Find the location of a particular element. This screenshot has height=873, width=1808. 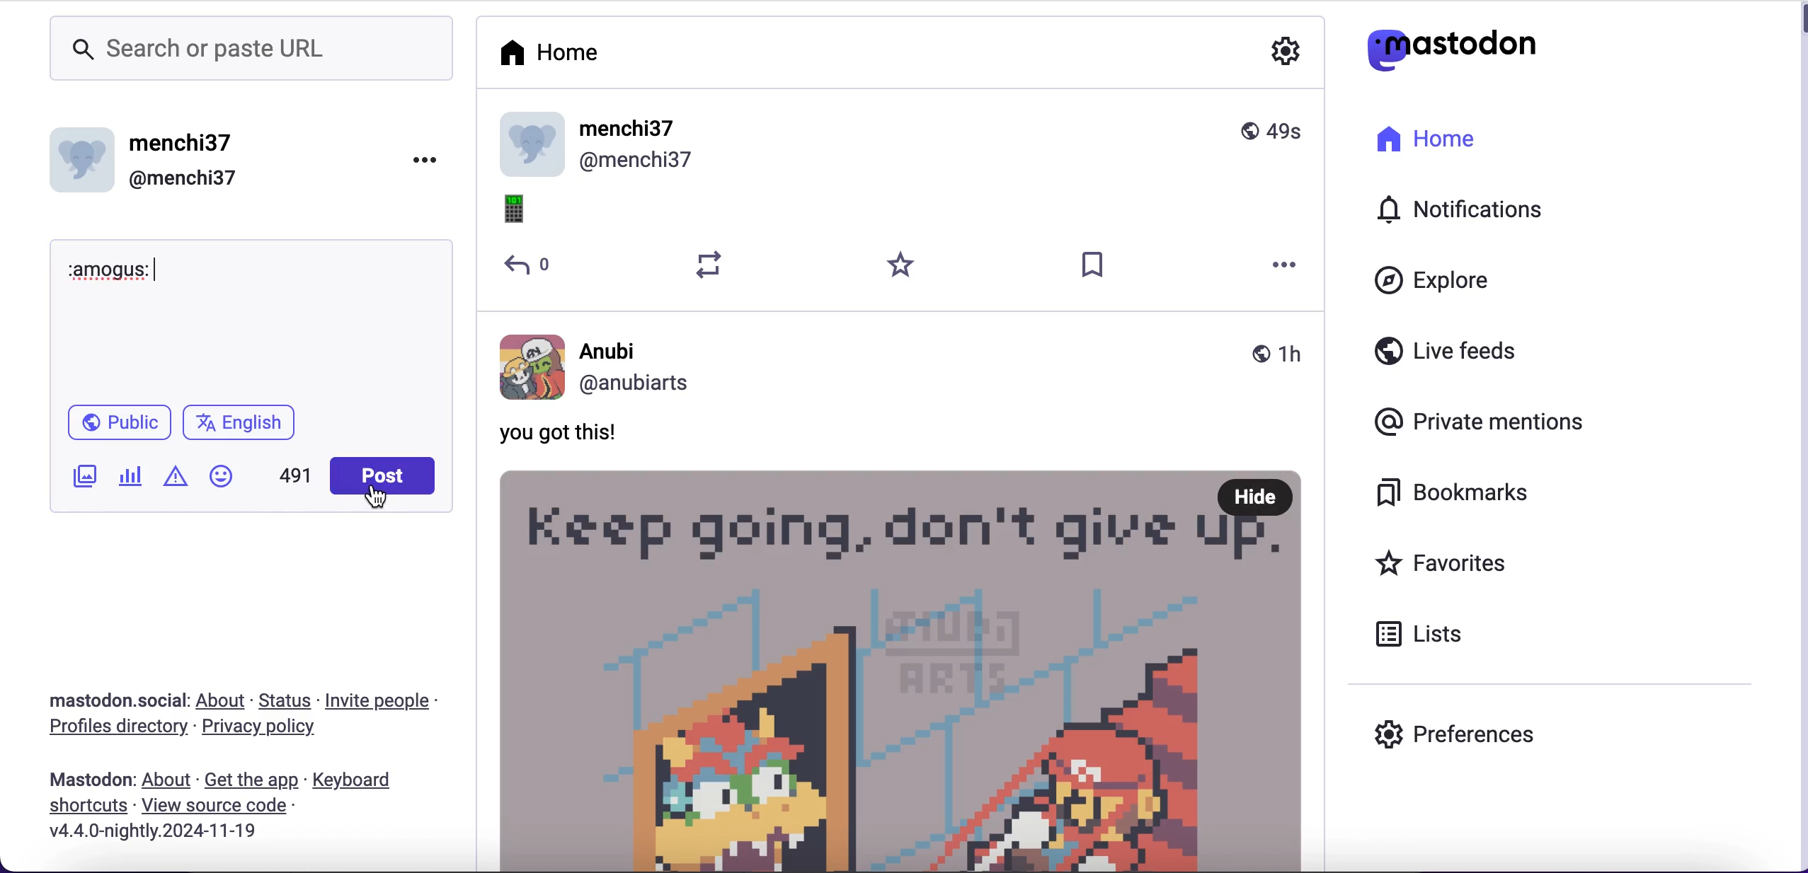

preferences is located at coordinates (1463, 732).